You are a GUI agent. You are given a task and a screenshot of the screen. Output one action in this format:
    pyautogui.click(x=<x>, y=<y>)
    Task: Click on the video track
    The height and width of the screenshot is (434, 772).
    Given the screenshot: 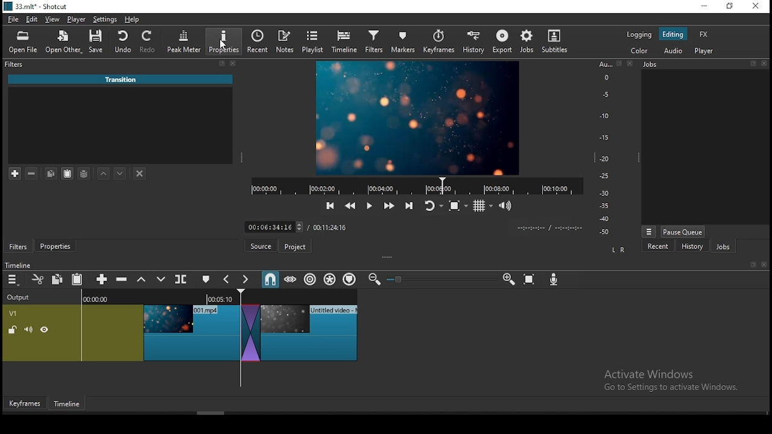 What is the action you would take?
    pyautogui.click(x=180, y=330)
    